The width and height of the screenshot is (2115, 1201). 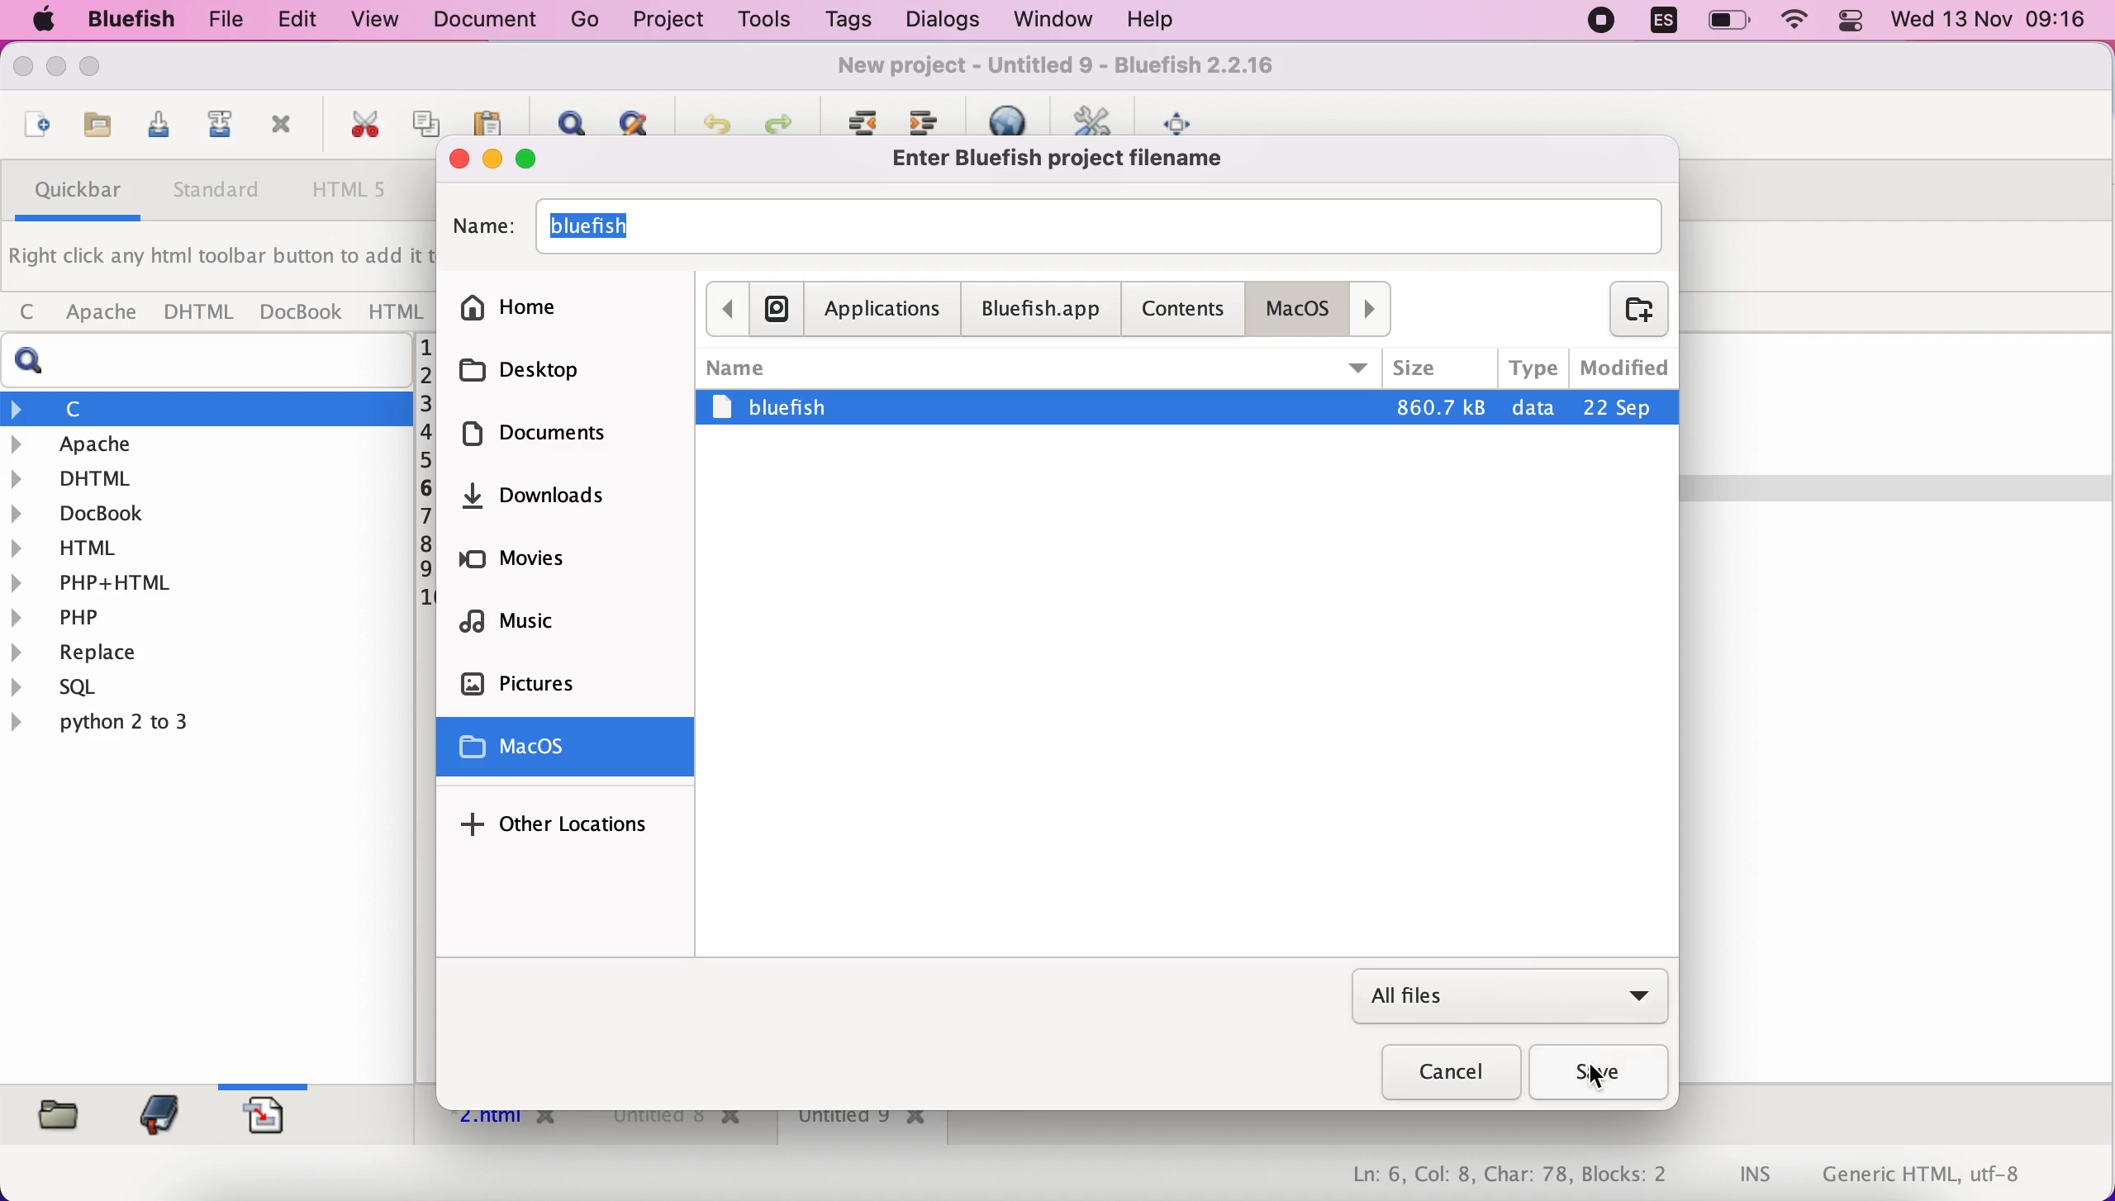 I want to click on generic html, so click(x=1947, y=1173).